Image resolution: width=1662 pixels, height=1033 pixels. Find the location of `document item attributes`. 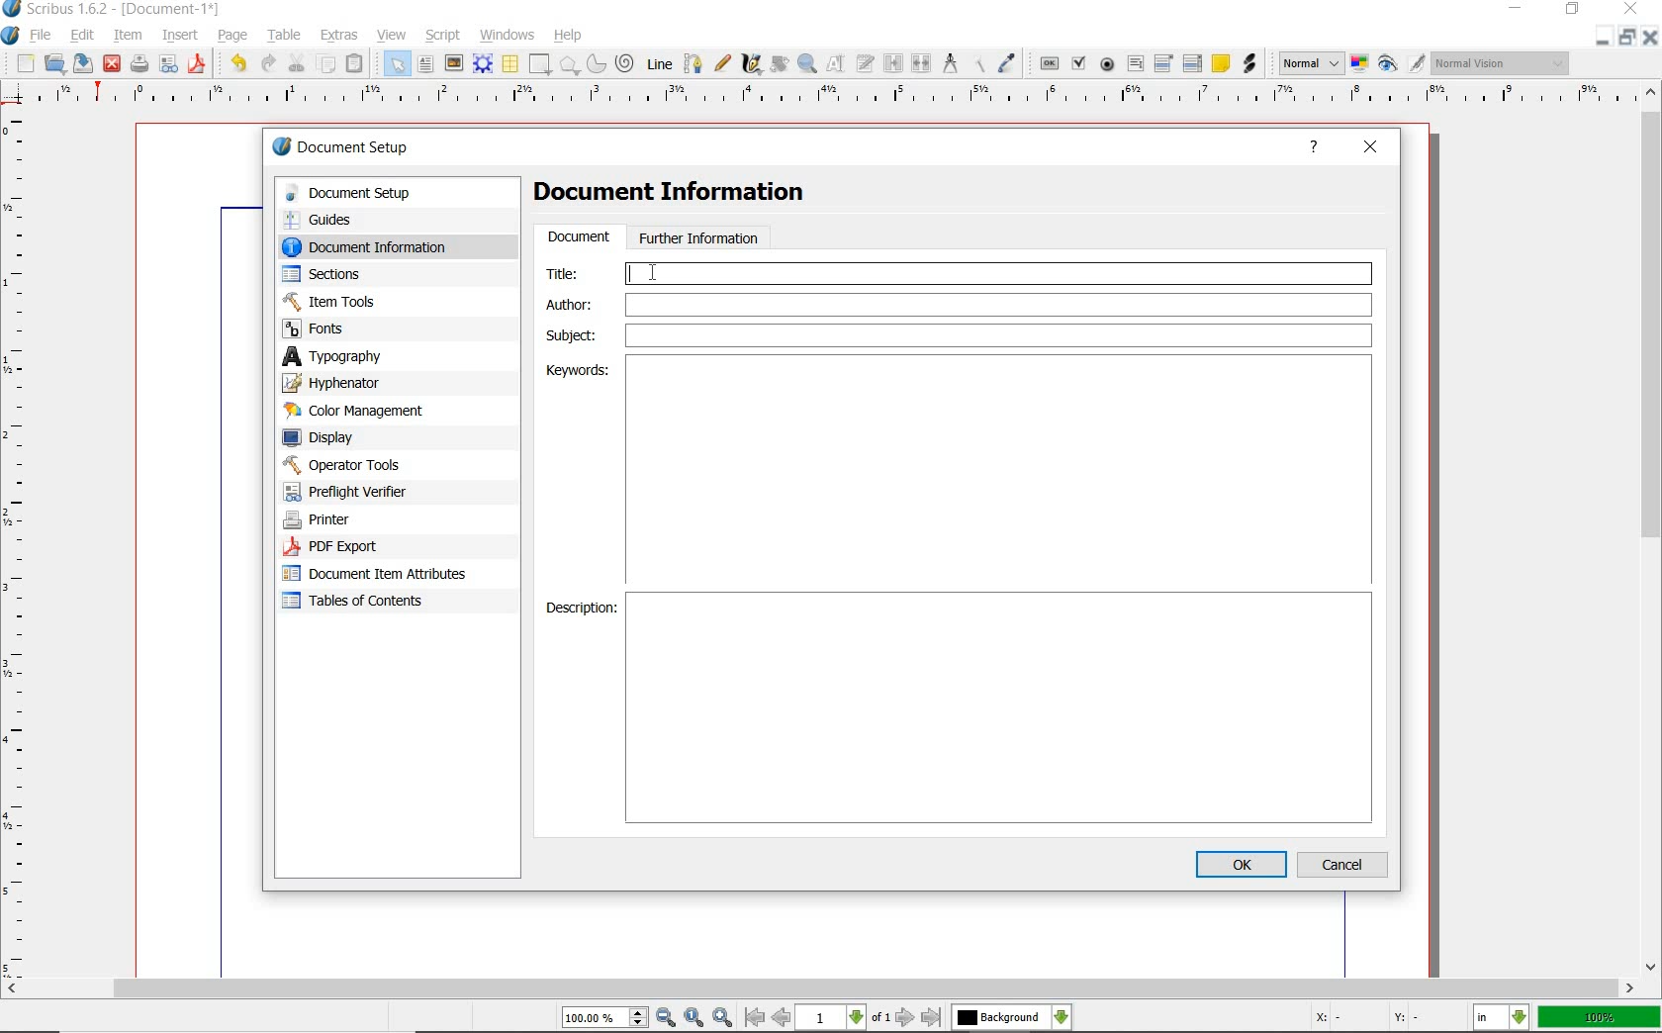

document item attributes is located at coordinates (382, 576).